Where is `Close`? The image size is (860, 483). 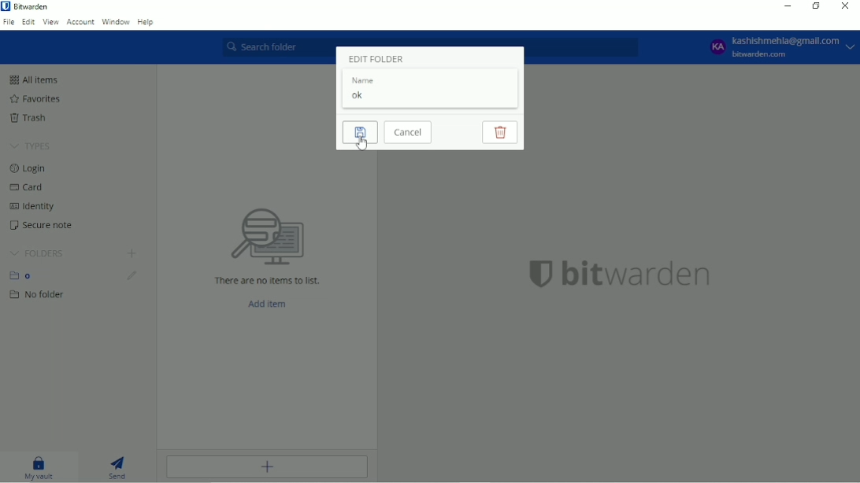 Close is located at coordinates (846, 6).